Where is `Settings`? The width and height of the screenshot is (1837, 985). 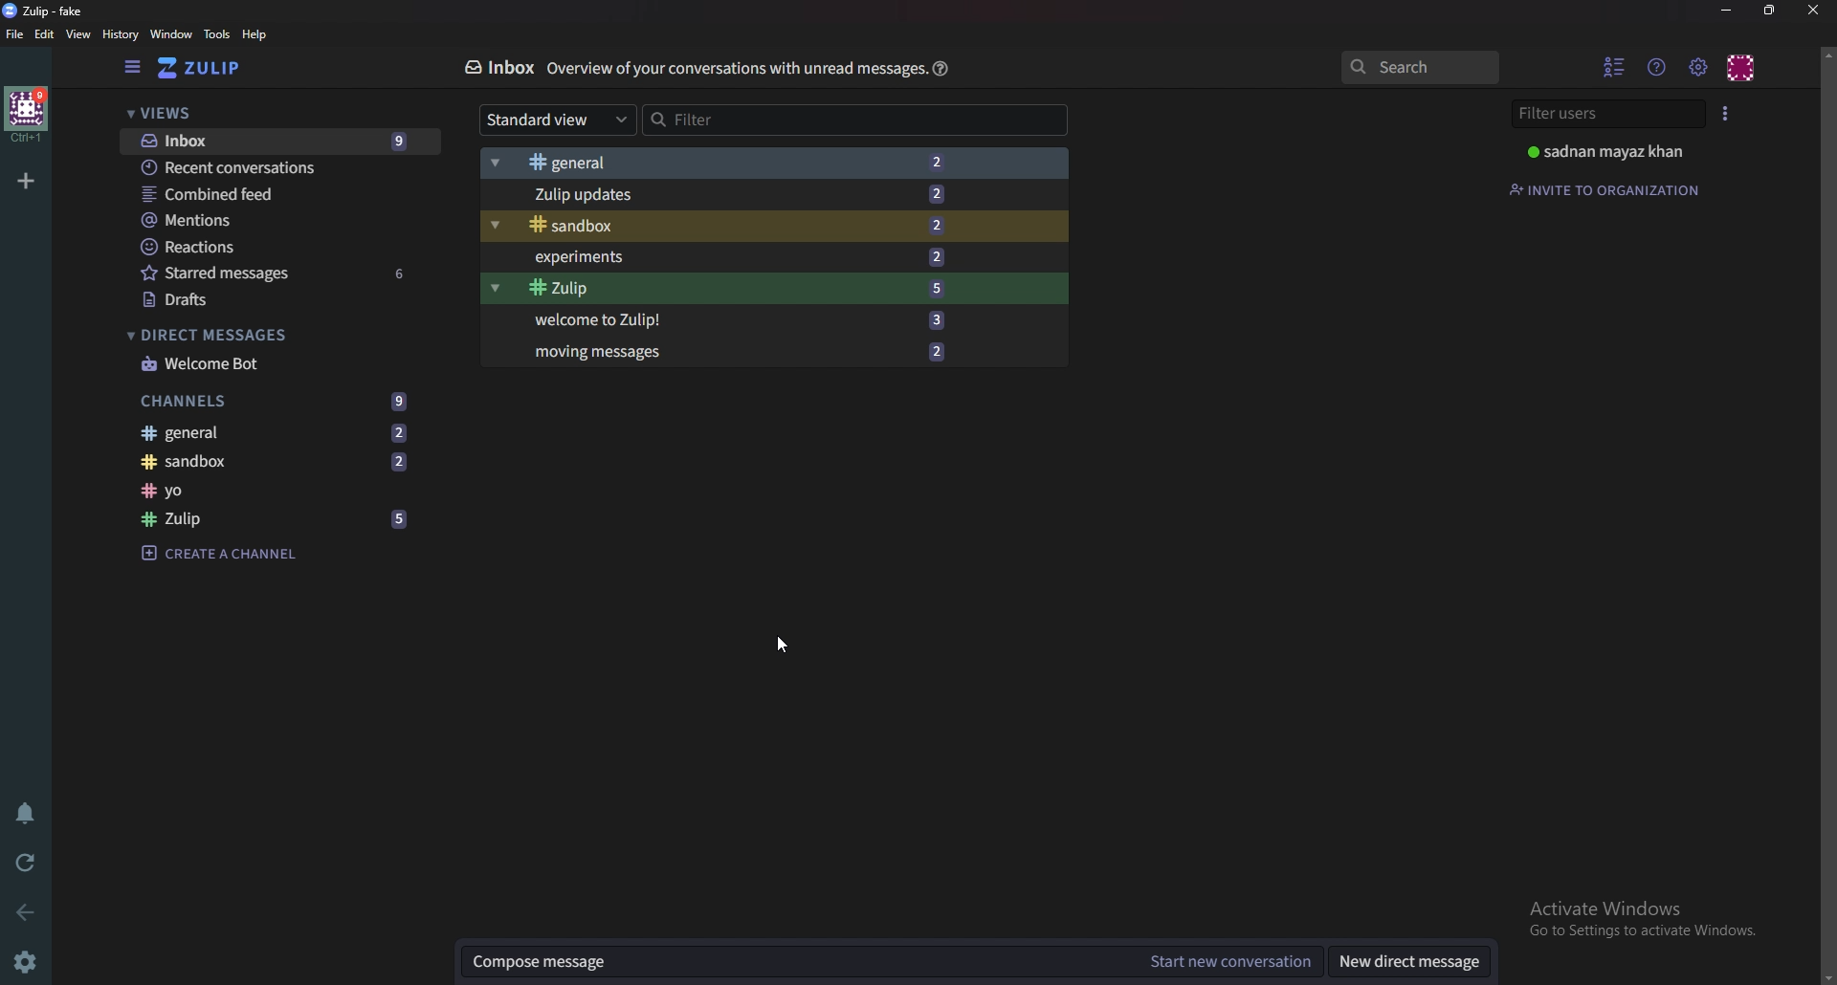 Settings is located at coordinates (25, 966).